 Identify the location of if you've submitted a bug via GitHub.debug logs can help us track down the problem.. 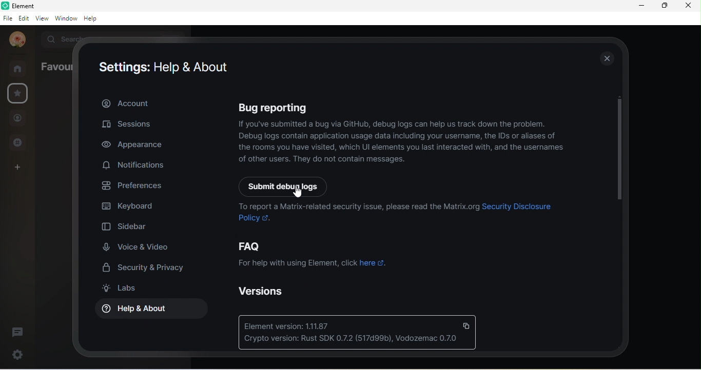
(395, 124).